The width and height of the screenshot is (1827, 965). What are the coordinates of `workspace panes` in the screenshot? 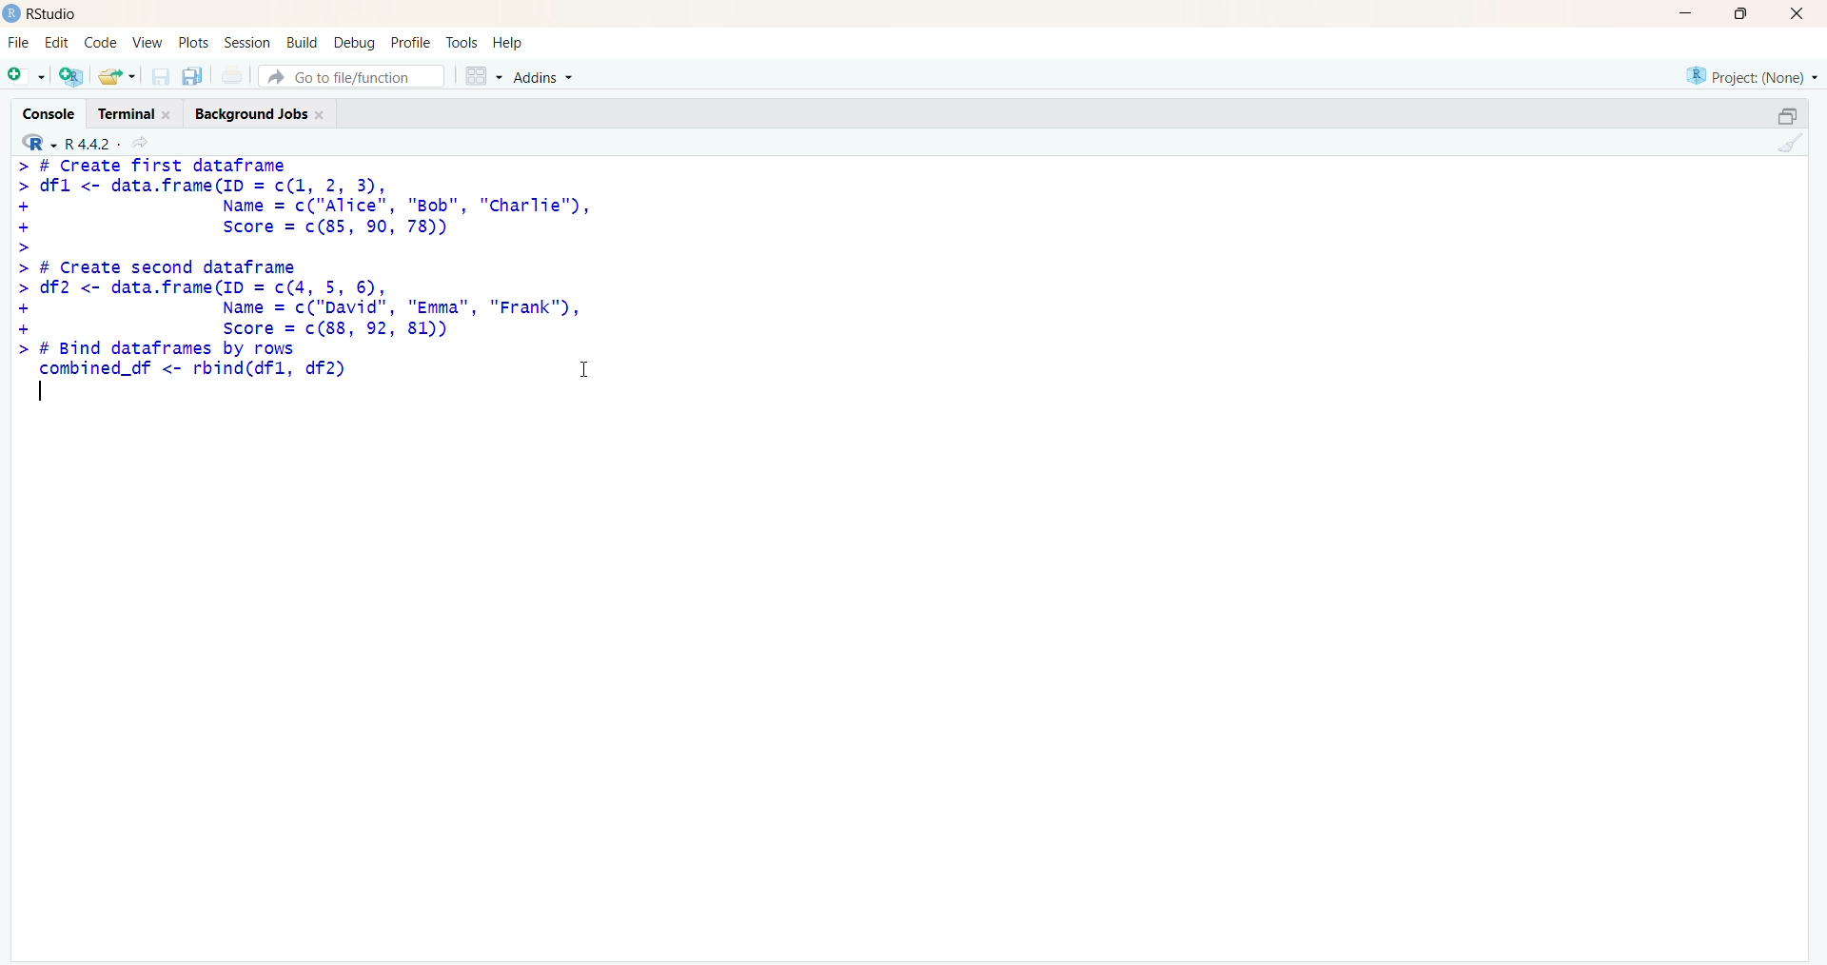 It's located at (482, 75).